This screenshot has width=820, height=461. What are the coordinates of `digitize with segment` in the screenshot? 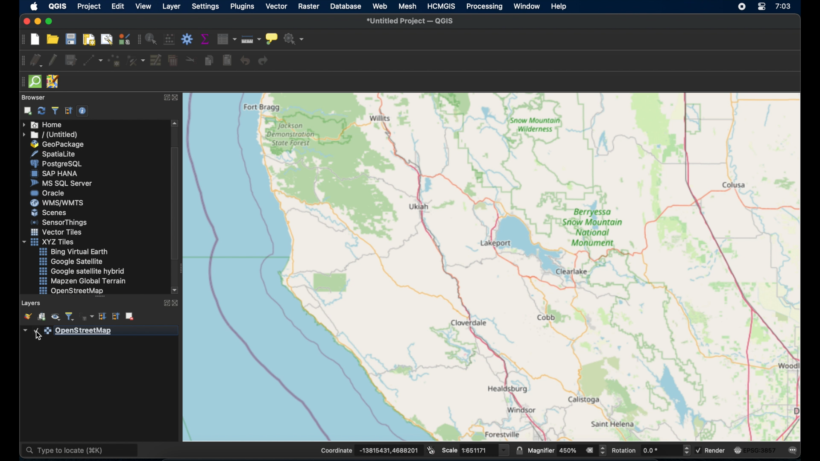 It's located at (93, 61).